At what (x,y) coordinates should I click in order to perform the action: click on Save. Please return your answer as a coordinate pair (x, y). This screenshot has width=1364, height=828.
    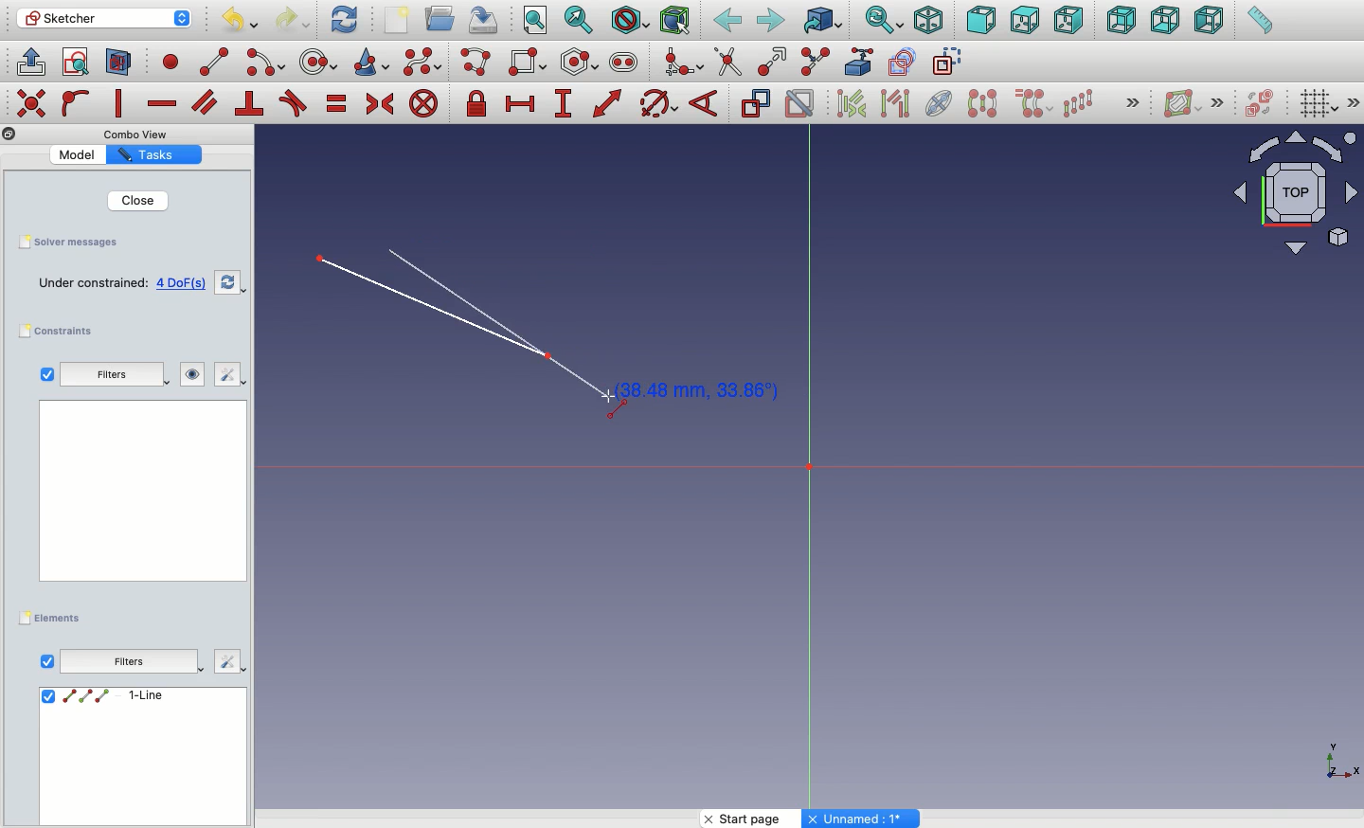
    Looking at the image, I should click on (488, 20).